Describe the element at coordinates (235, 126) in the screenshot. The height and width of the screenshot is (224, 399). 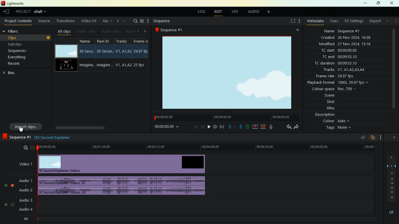
I see `hold` at that location.